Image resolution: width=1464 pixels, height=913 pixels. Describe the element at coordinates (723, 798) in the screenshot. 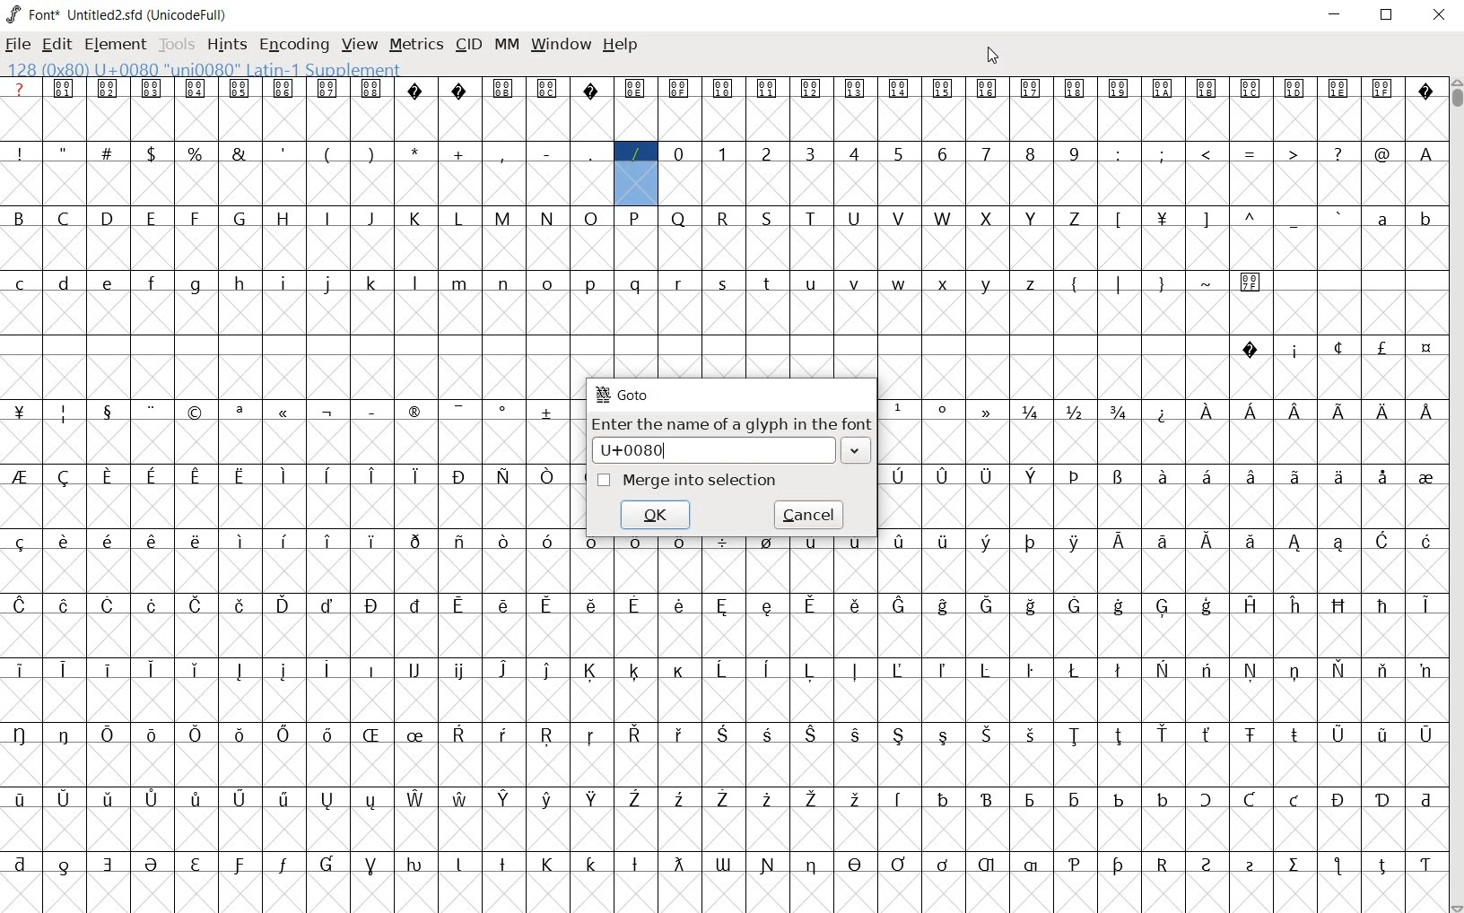

I see `glyph` at that location.